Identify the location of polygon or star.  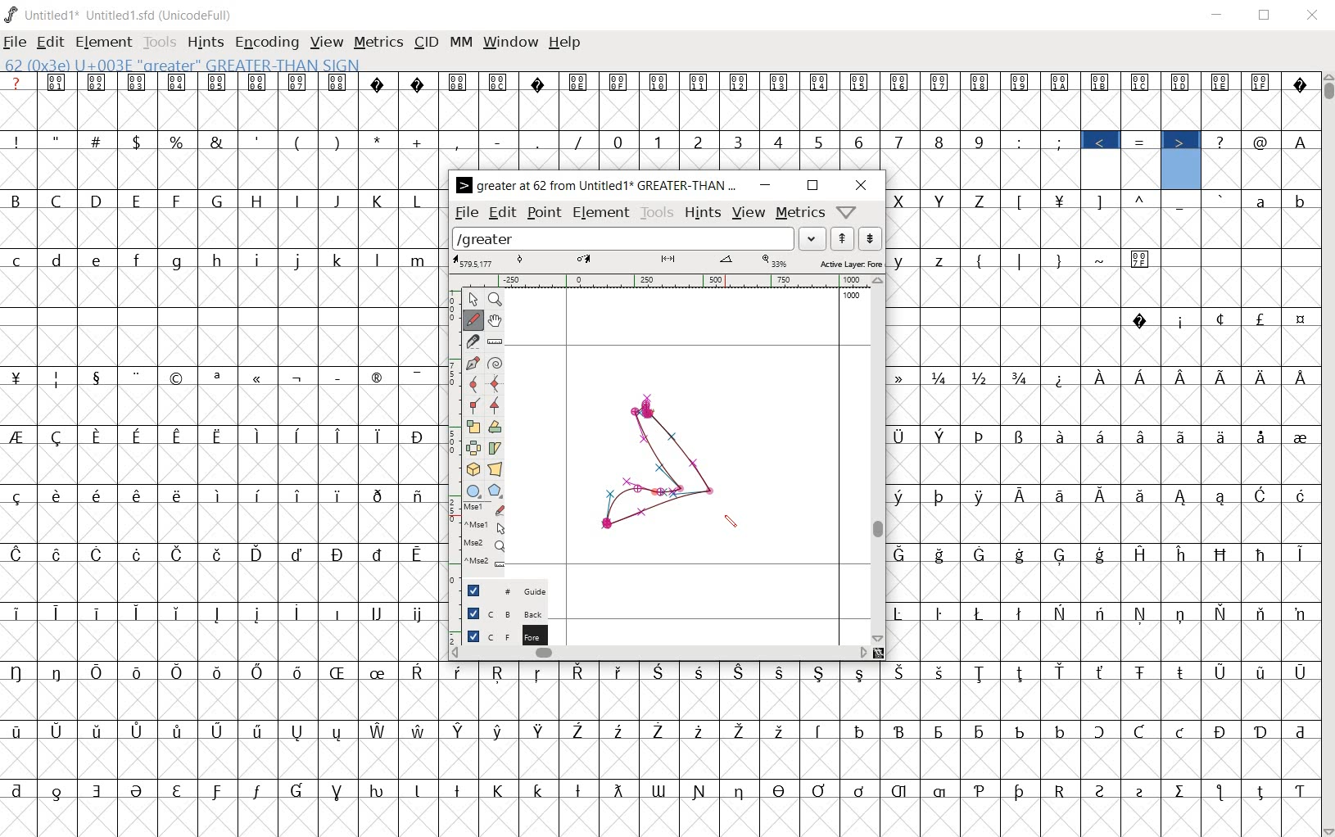
(496, 490).